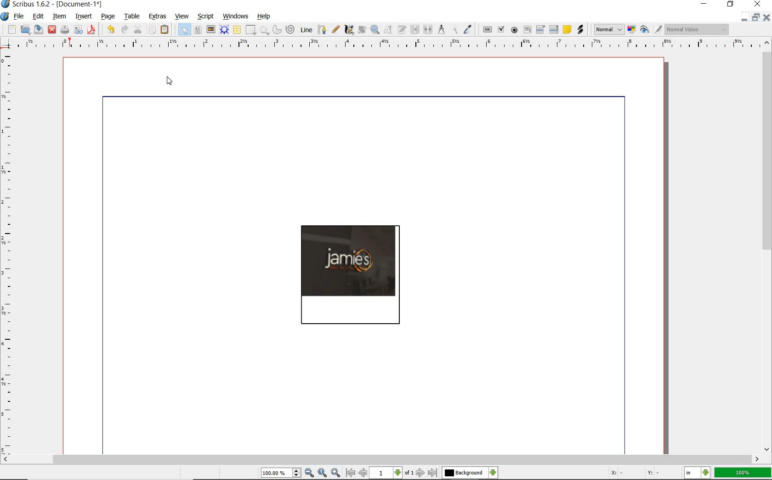 This screenshot has height=480, width=772. I want to click on save, so click(40, 29).